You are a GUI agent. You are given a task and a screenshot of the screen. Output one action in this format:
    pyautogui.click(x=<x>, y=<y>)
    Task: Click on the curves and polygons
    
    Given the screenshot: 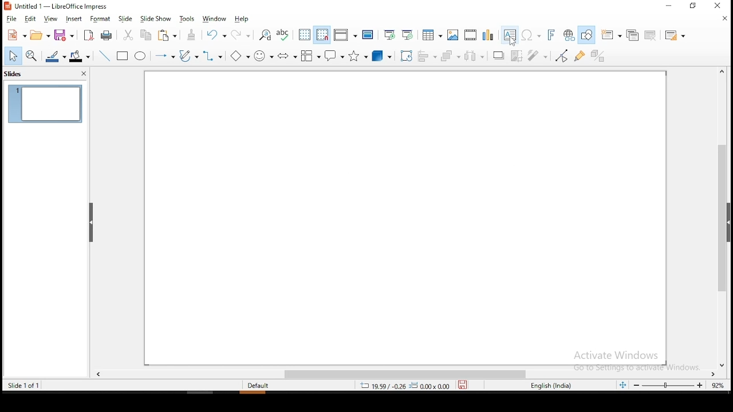 What is the action you would take?
    pyautogui.click(x=187, y=56)
    